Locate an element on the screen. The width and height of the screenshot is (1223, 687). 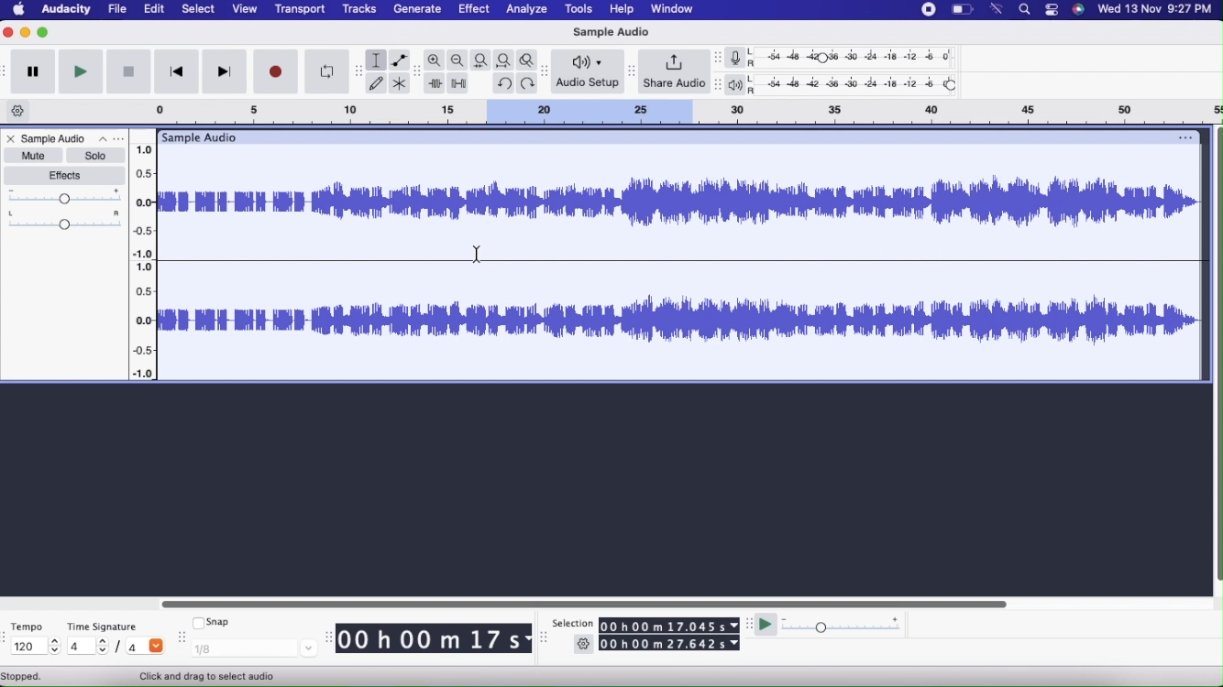
Playback speed is located at coordinates (843, 627).